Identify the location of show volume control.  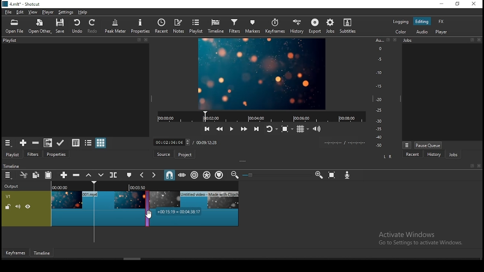
(316, 130).